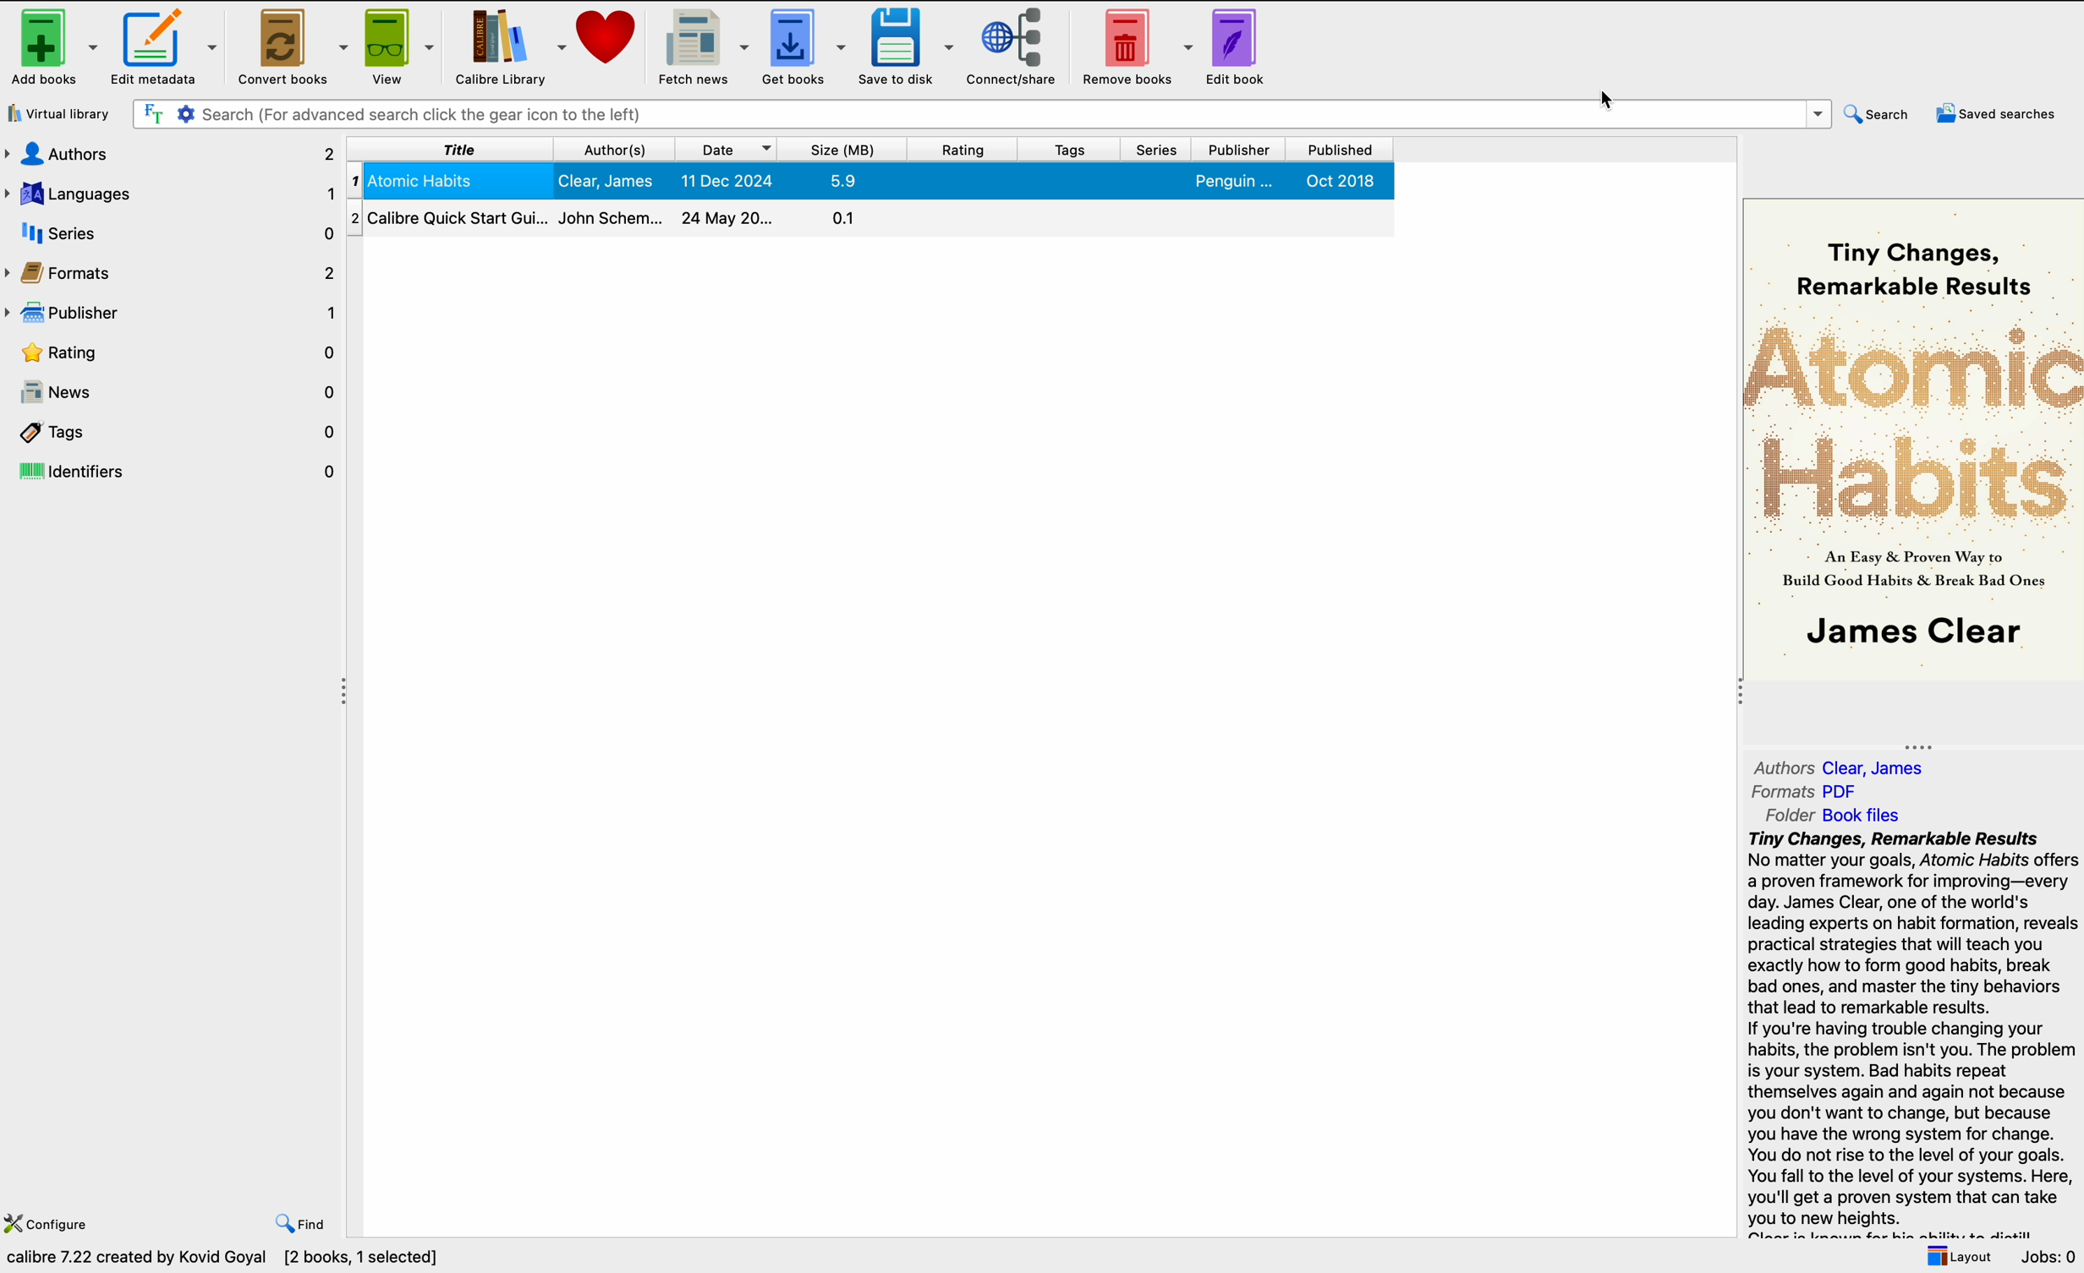 The height and width of the screenshot is (1273, 2084). Describe the element at coordinates (302, 1226) in the screenshot. I see `find` at that location.